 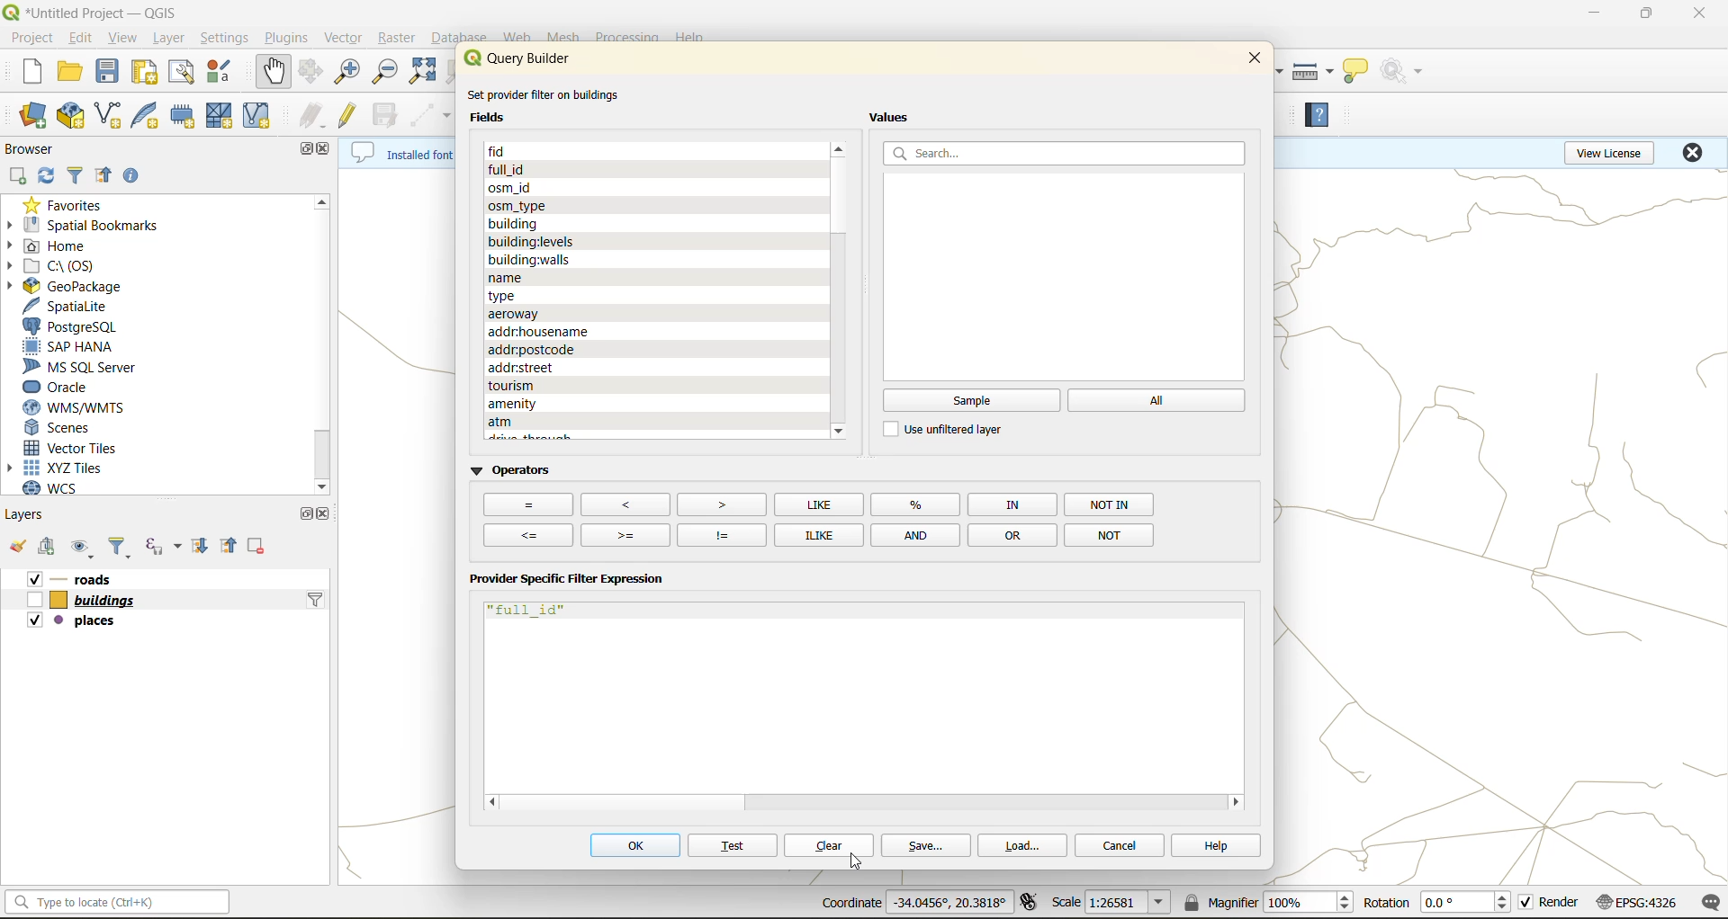 I want to click on fields, so click(x=526, y=368).